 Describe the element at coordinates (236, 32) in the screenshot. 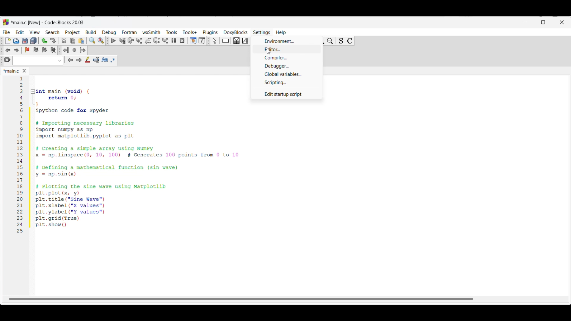

I see `DoxyBlocks menu` at that location.